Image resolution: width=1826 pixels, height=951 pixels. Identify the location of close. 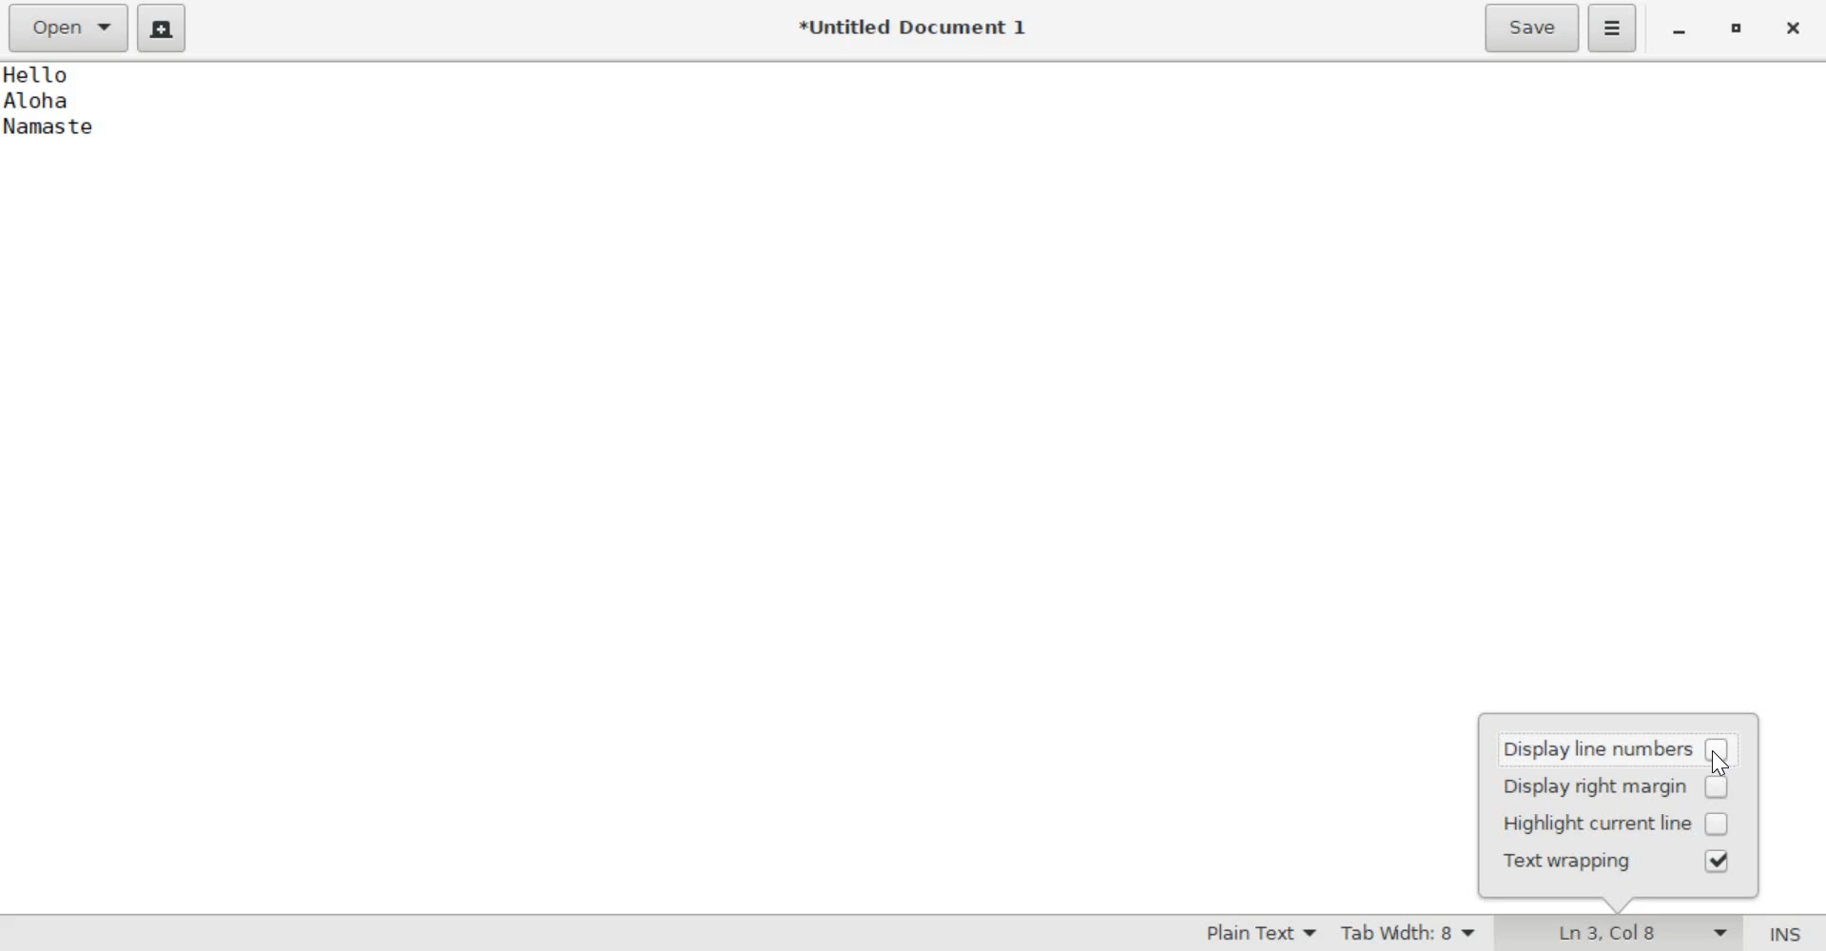
(1797, 29).